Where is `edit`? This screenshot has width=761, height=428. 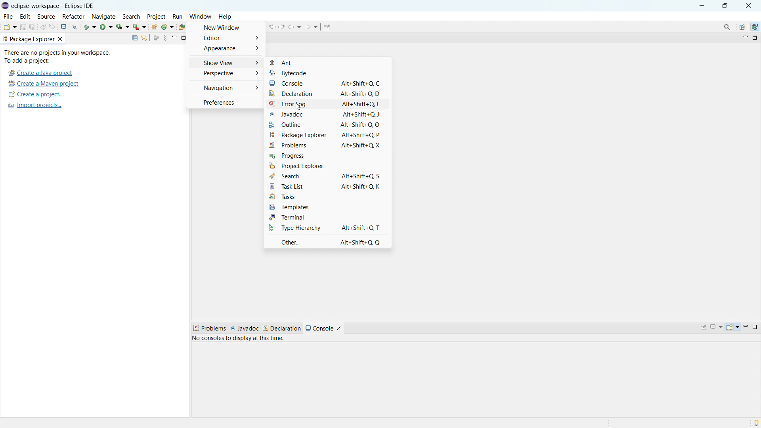 edit is located at coordinates (25, 16).